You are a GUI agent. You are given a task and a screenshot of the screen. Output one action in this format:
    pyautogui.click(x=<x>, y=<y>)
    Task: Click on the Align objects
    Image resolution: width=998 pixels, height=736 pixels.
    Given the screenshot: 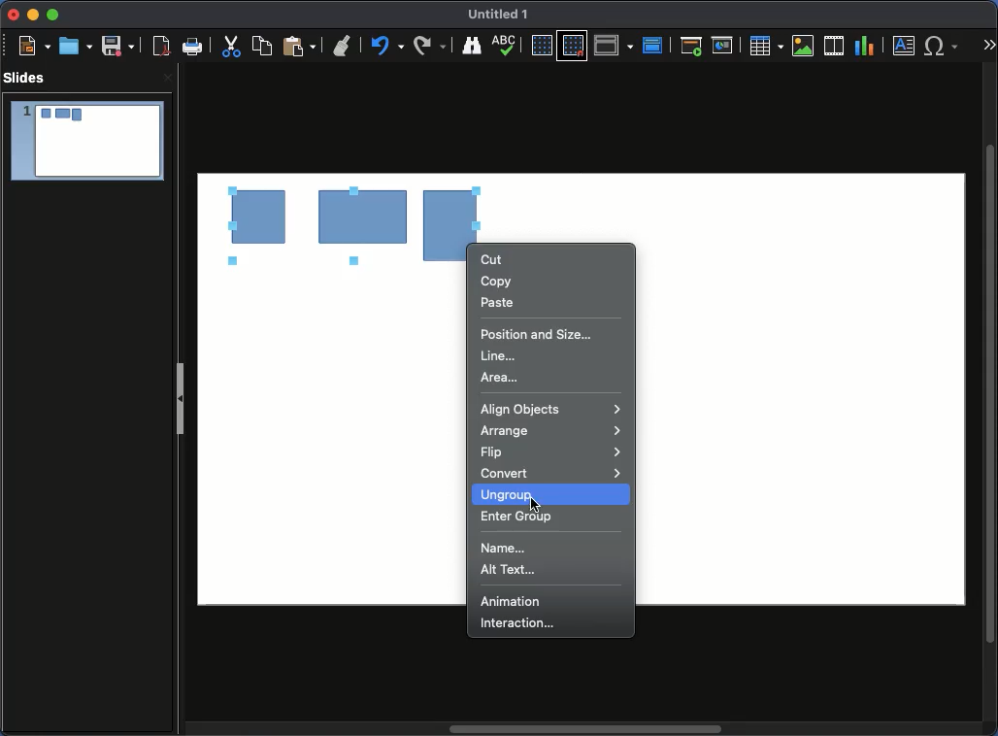 What is the action you would take?
    pyautogui.click(x=550, y=410)
    